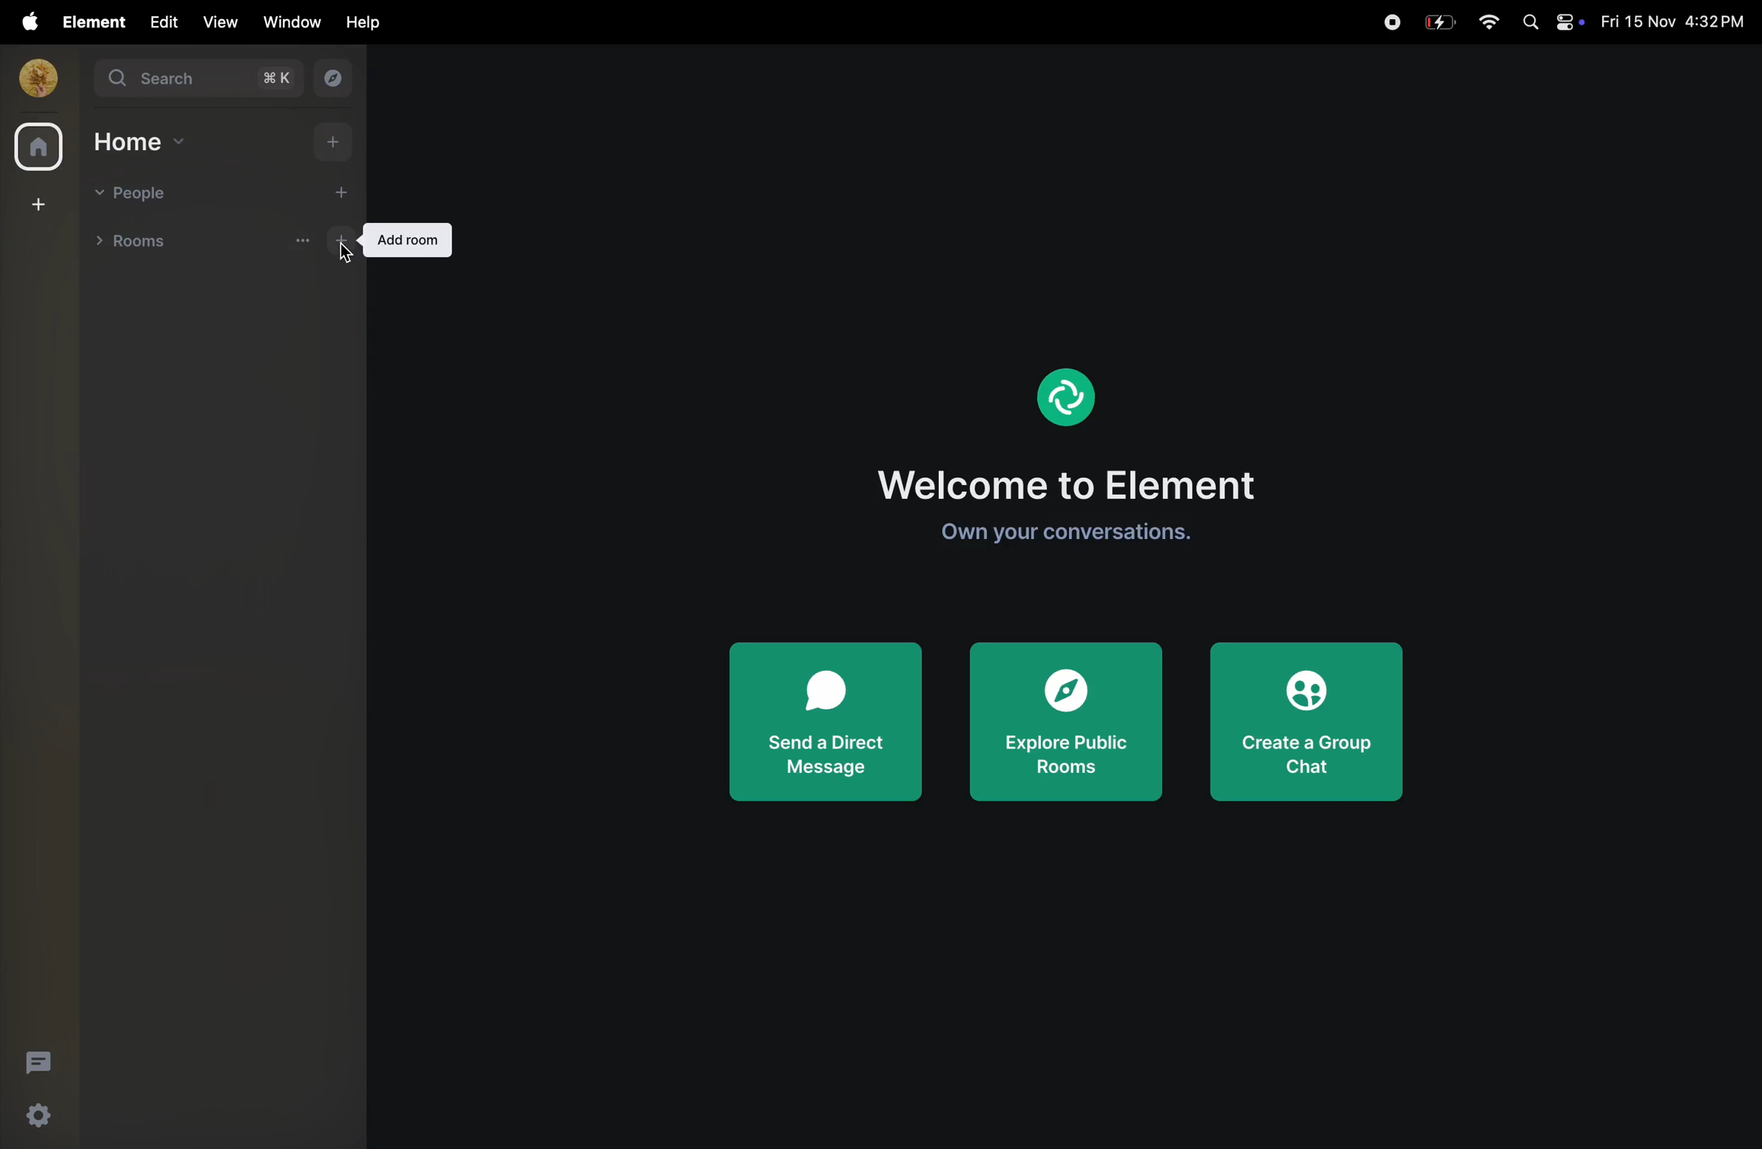 The image size is (1762, 1149). I want to click on welcome to element , so click(1081, 479).